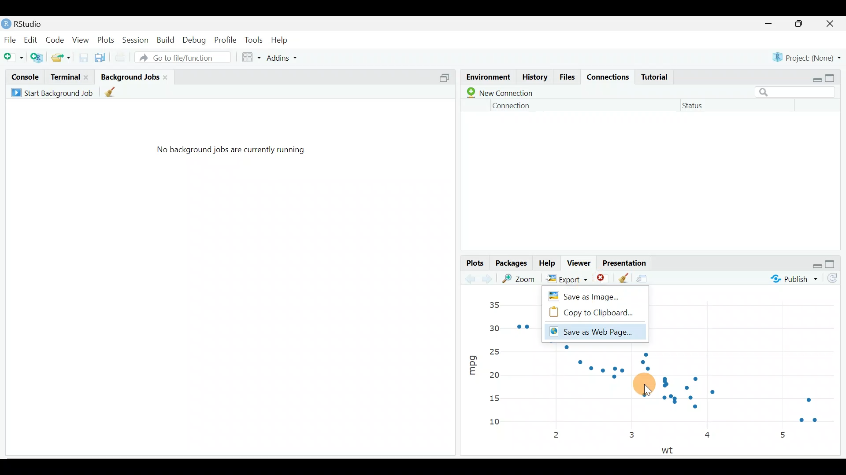 The image size is (846, 475). What do you see at coordinates (499, 423) in the screenshot?
I see `10` at bounding box center [499, 423].